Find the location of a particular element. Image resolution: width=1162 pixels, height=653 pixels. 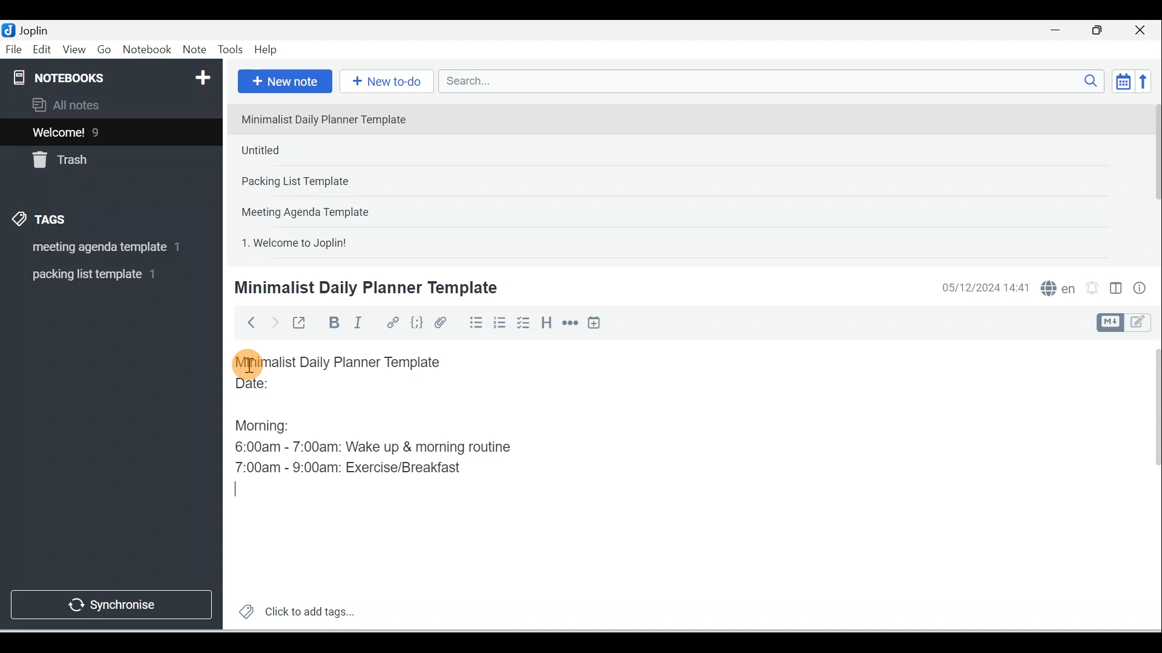

Insert time is located at coordinates (594, 323).